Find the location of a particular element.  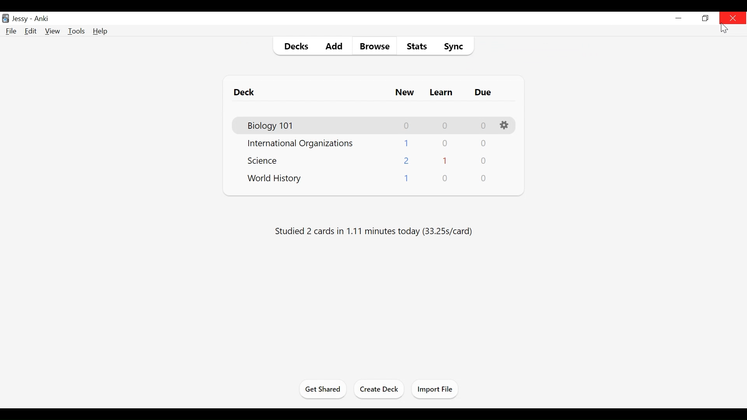

Deck Name is located at coordinates (275, 178).